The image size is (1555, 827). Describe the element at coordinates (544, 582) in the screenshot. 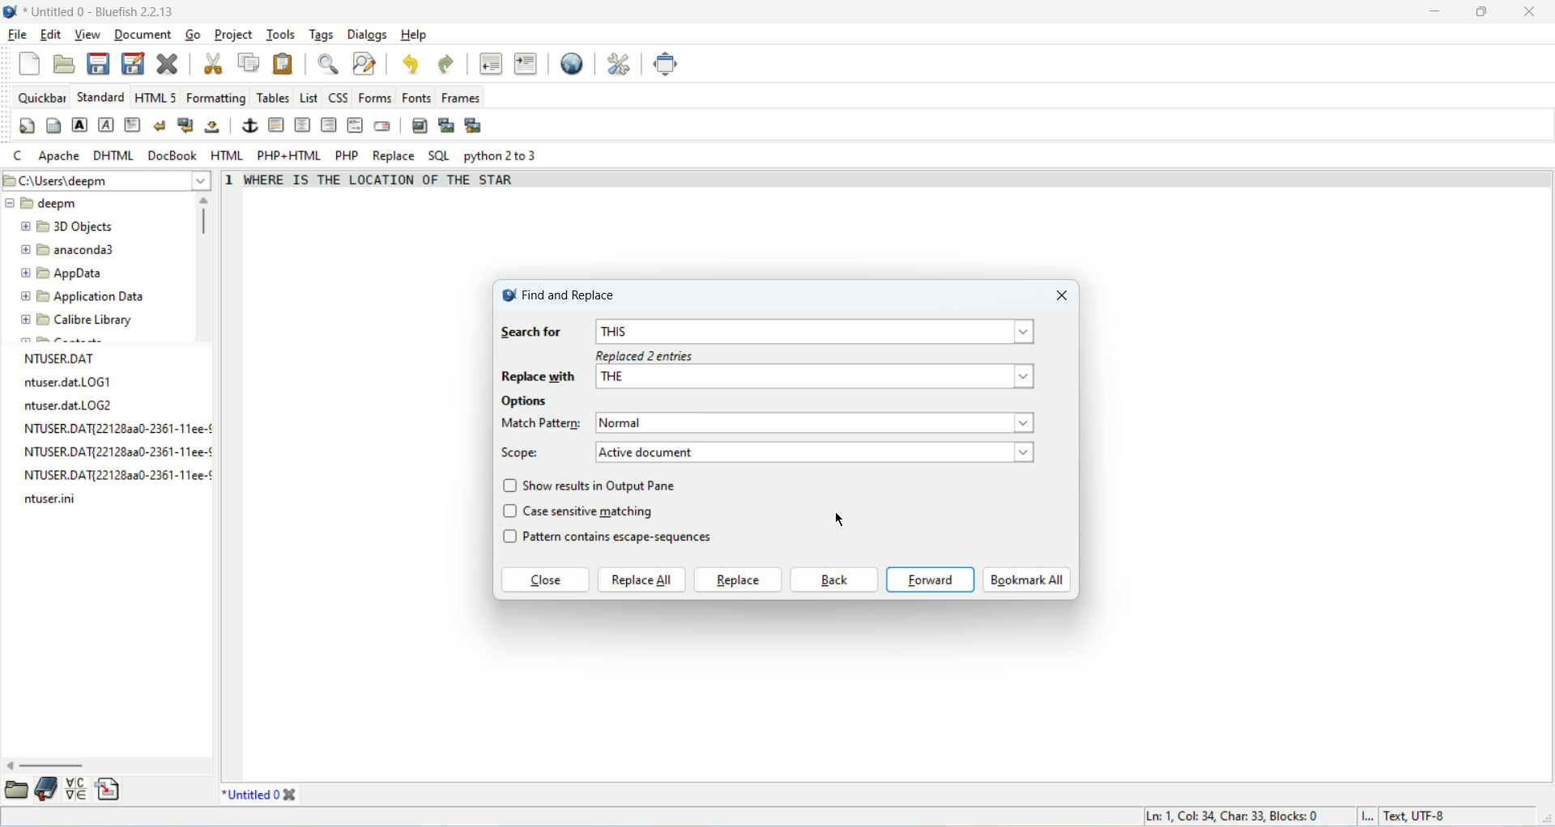

I see `close` at that location.